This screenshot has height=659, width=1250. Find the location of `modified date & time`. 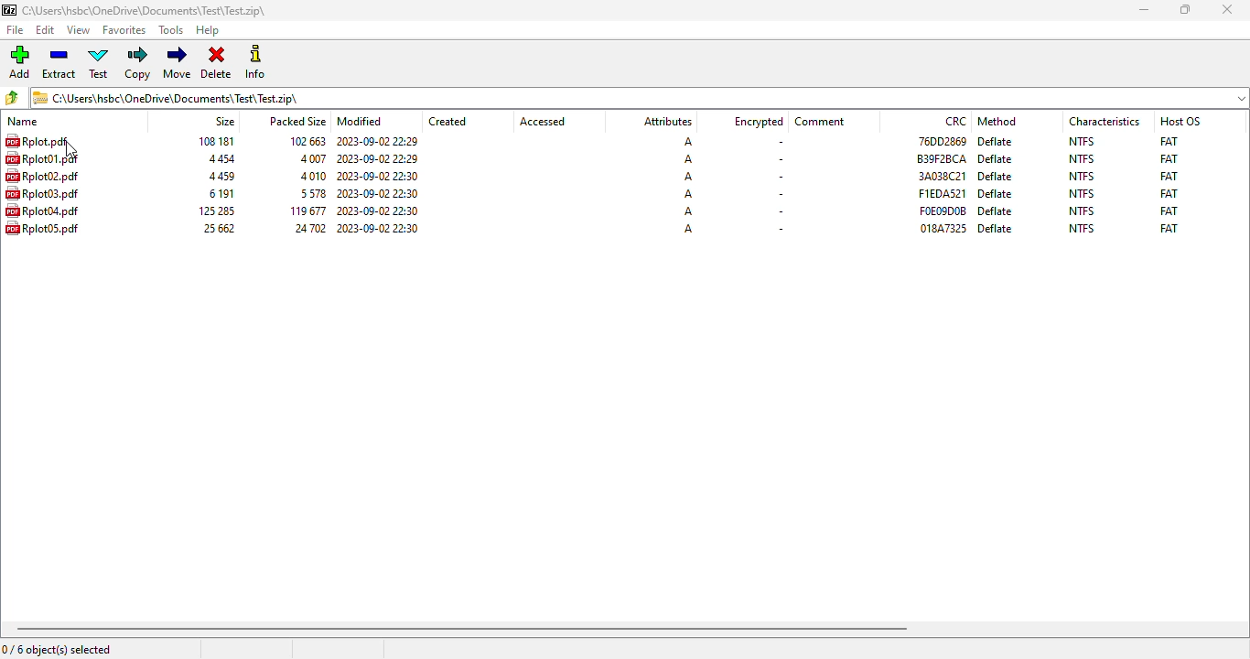

modified date & time is located at coordinates (379, 193).